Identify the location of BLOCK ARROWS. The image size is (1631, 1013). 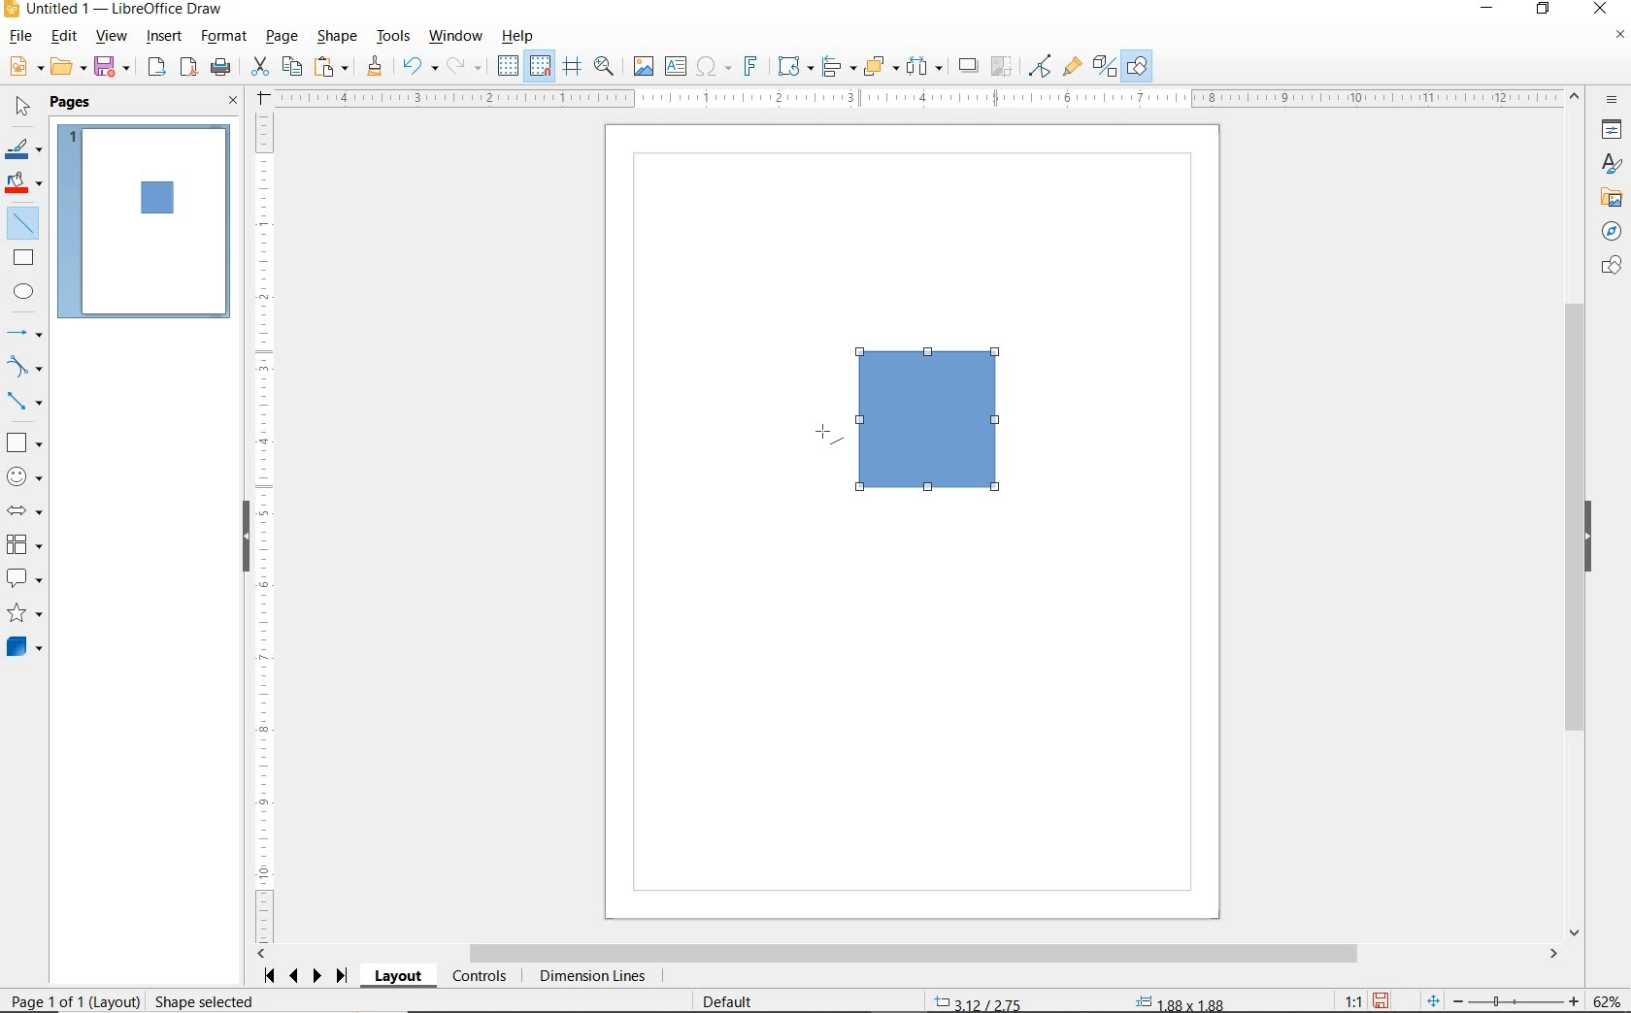
(30, 510).